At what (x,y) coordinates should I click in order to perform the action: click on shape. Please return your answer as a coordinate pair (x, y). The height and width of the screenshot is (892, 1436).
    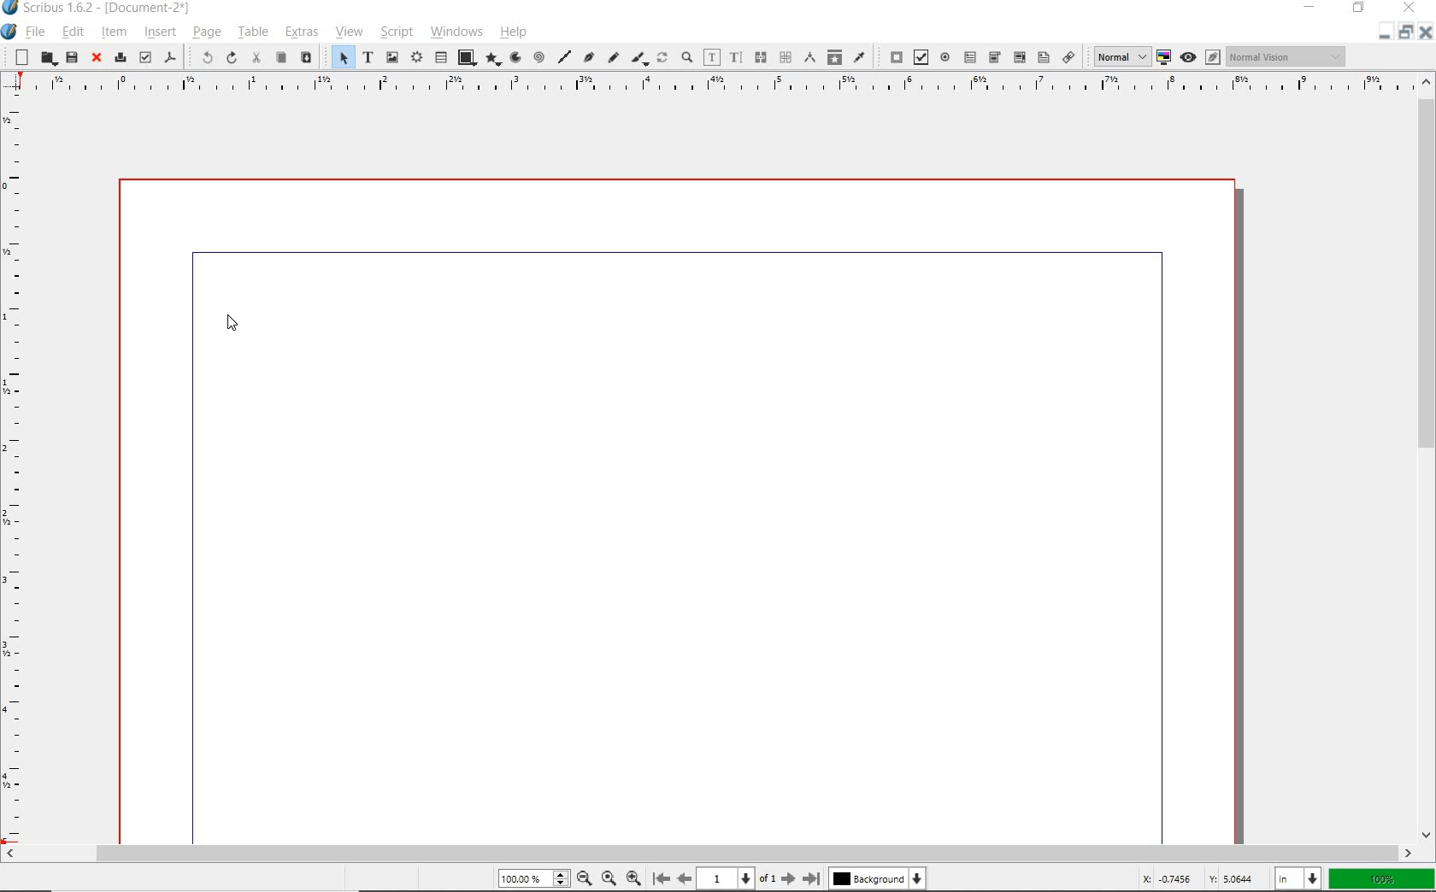
    Looking at the image, I should click on (467, 58).